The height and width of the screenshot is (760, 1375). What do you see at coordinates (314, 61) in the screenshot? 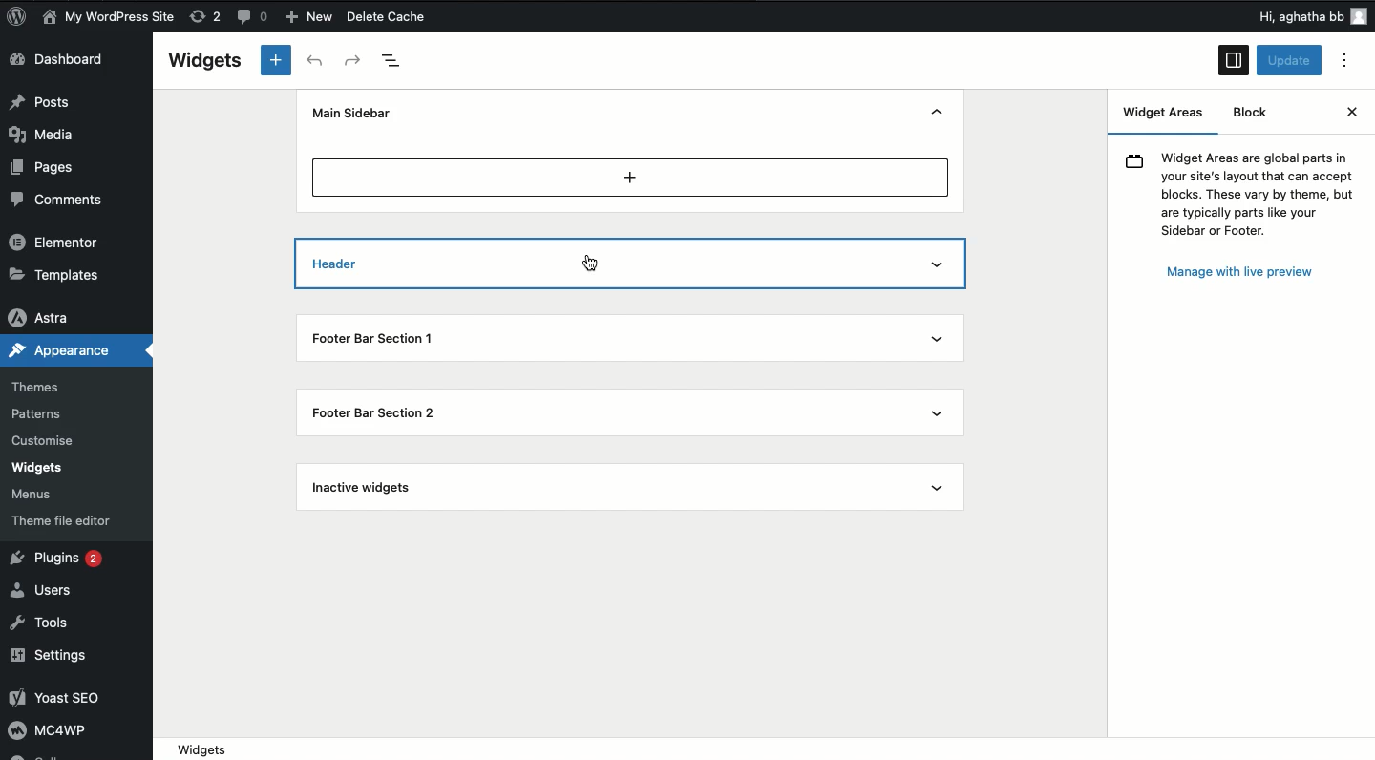
I see `Undo` at bounding box center [314, 61].